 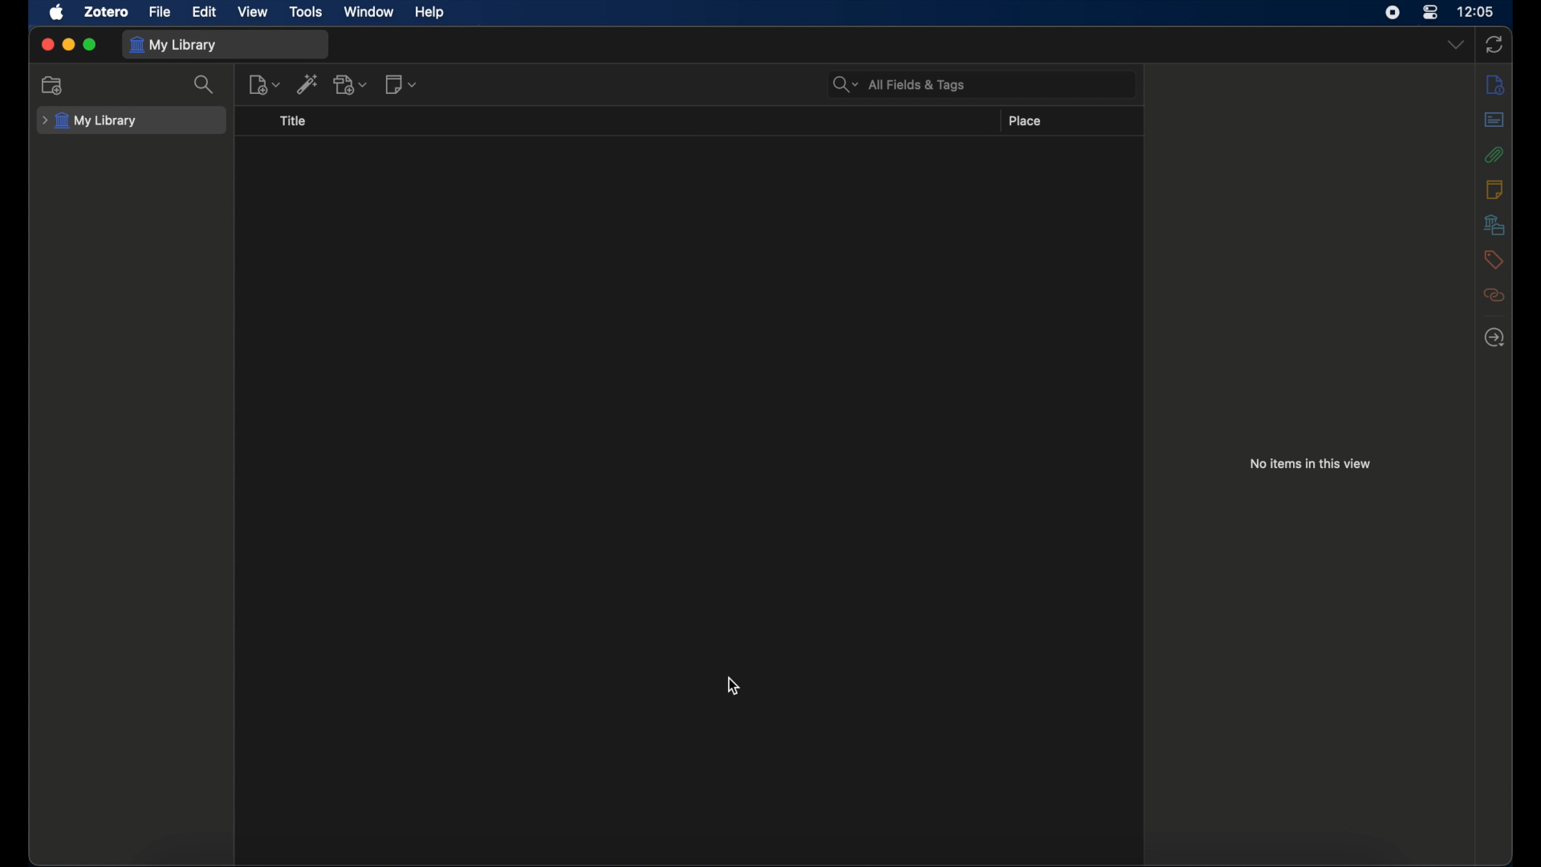 What do you see at coordinates (1496, 224) in the screenshot?
I see `libraries` at bounding box center [1496, 224].